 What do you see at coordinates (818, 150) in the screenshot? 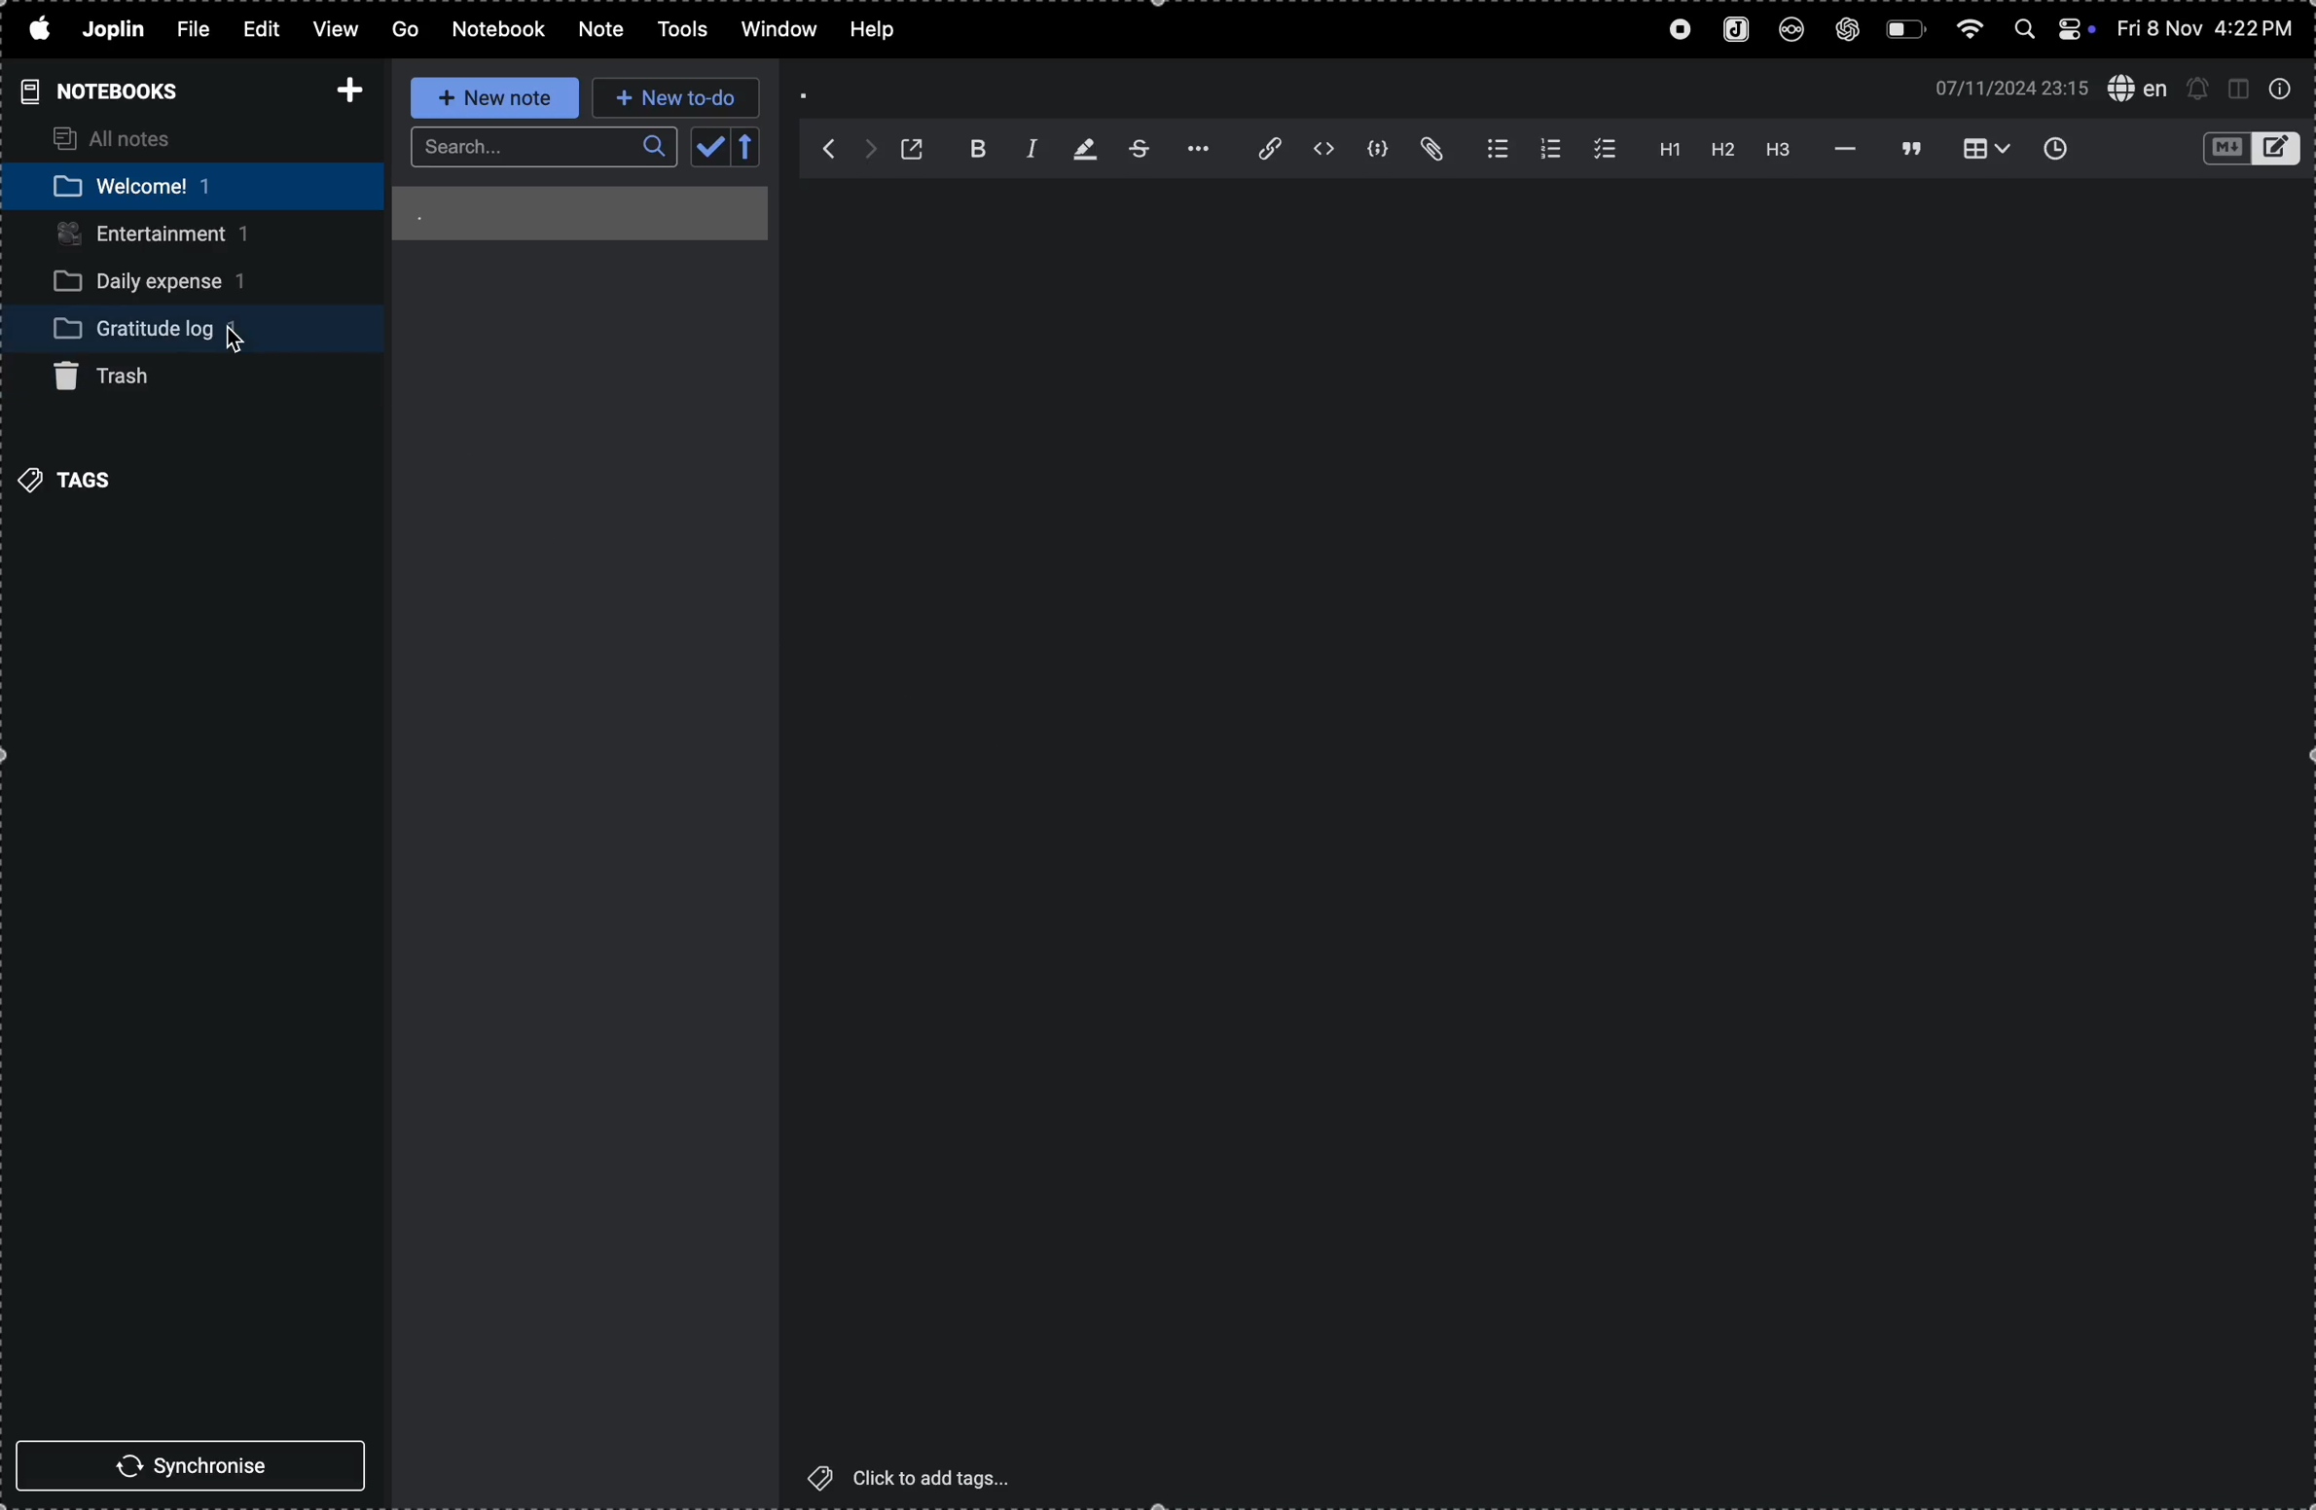
I see `backward` at bounding box center [818, 150].